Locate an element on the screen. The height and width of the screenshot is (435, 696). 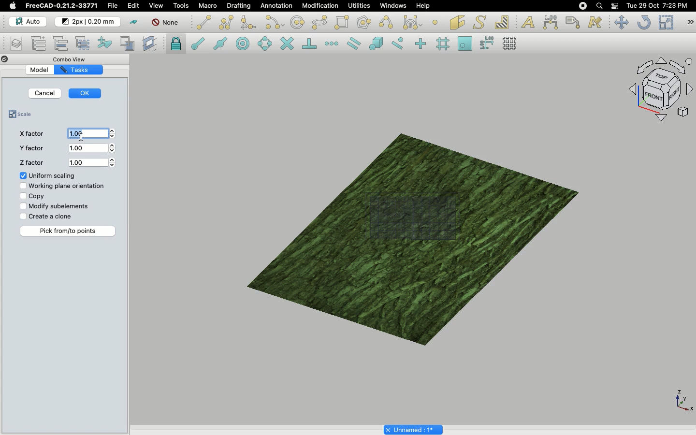
Add to construction group is located at coordinates (105, 44).